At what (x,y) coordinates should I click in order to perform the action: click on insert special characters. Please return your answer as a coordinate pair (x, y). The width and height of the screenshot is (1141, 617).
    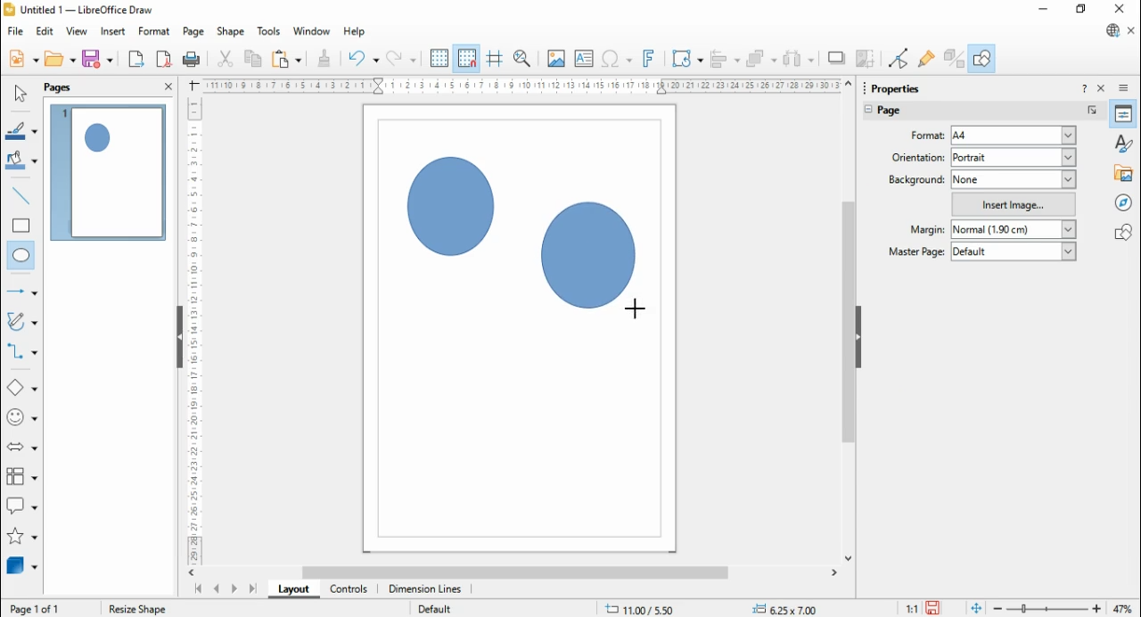
    Looking at the image, I should click on (618, 58).